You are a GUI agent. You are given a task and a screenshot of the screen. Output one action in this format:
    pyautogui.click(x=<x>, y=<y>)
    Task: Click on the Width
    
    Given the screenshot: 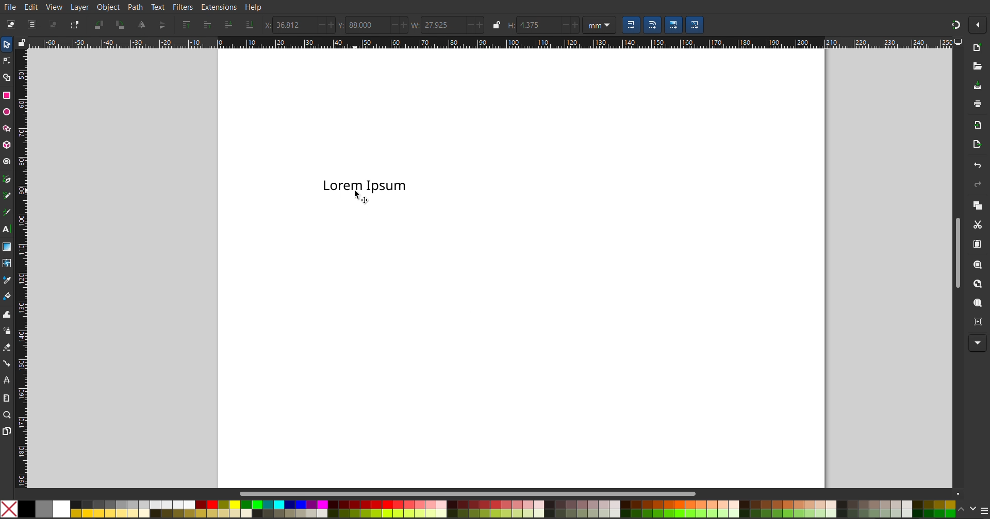 What is the action you would take?
    pyautogui.click(x=457, y=25)
    